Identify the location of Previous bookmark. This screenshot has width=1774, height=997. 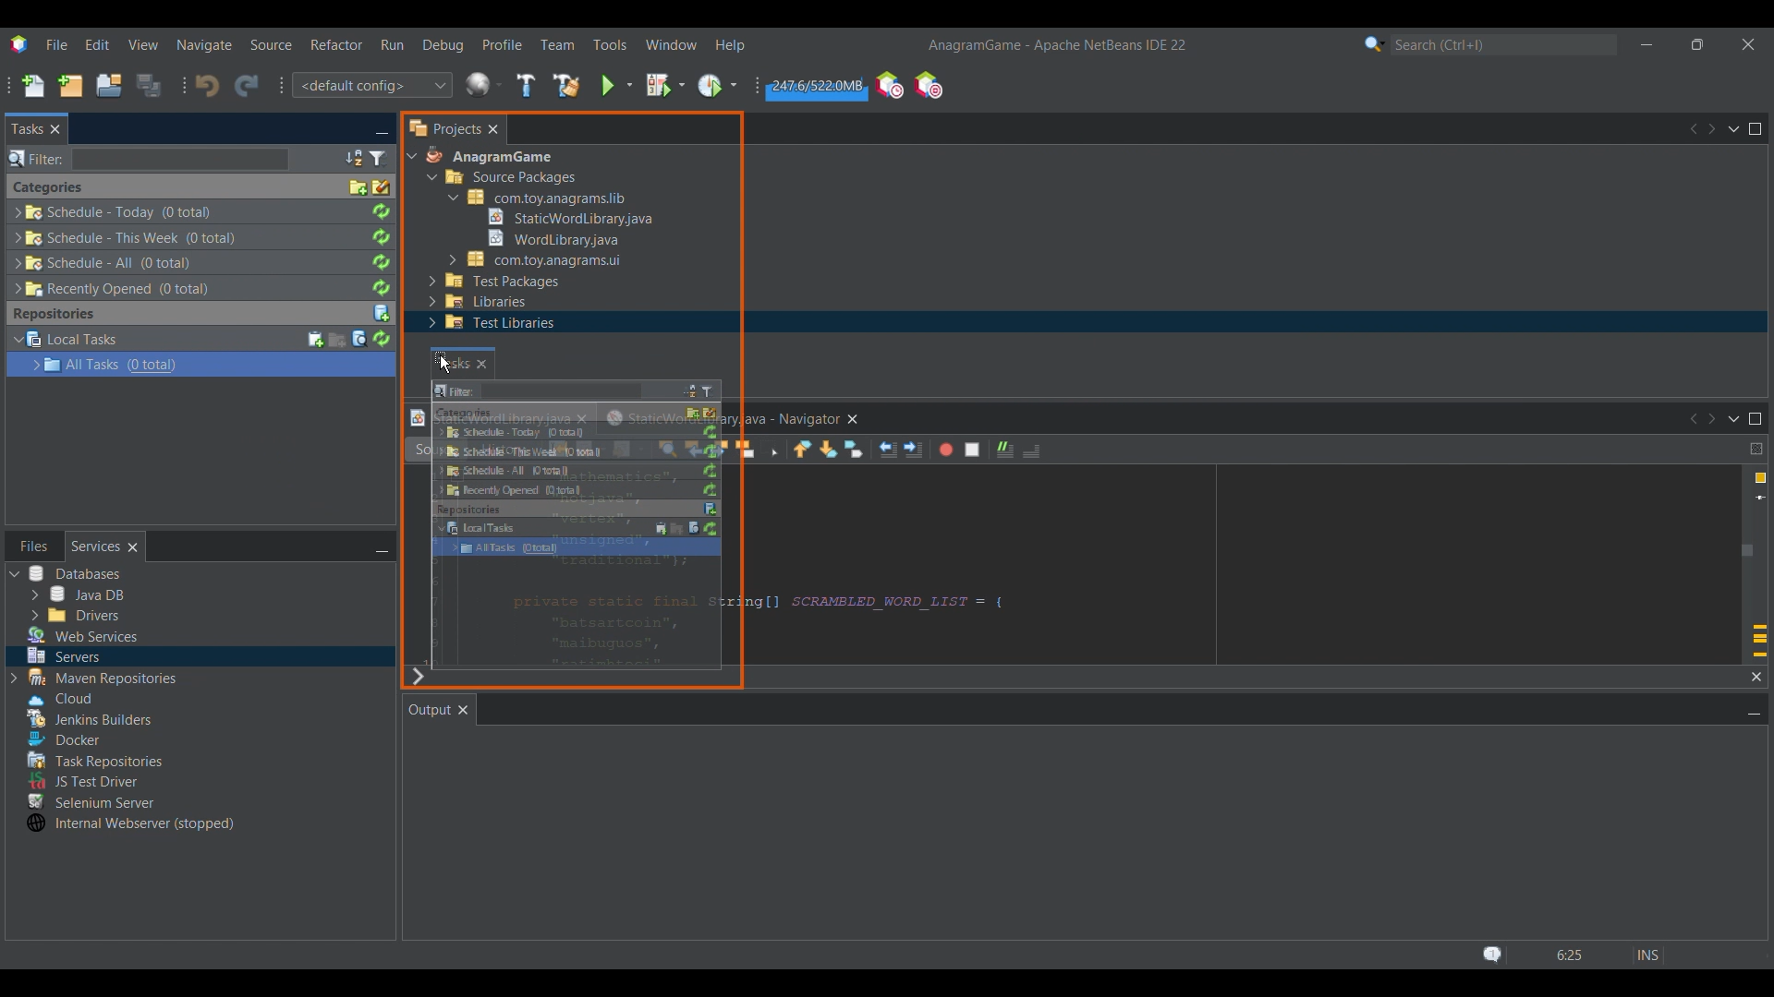
(802, 449).